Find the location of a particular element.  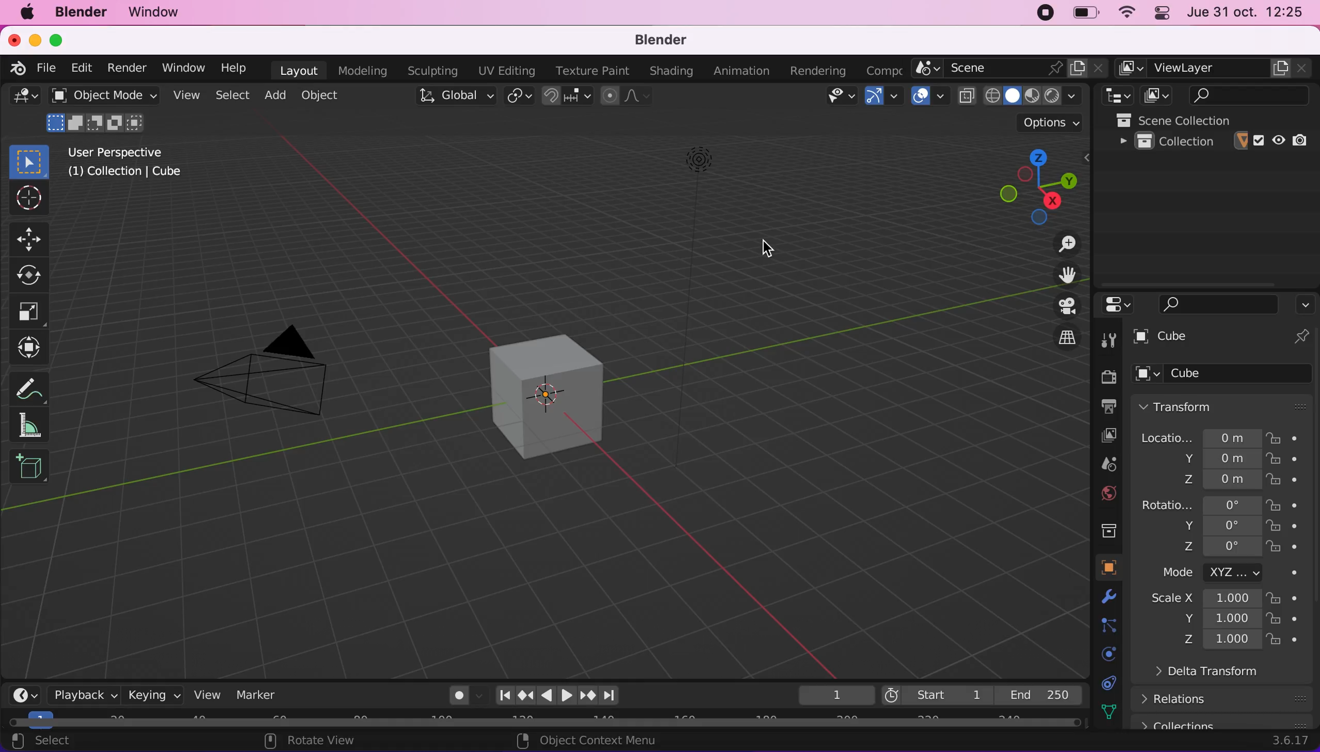

camera is located at coordinates (275, 376).